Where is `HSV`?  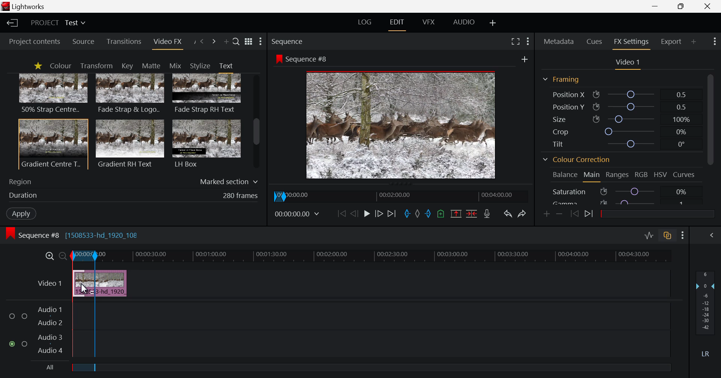
HSV is located at coordinates (662, 175).